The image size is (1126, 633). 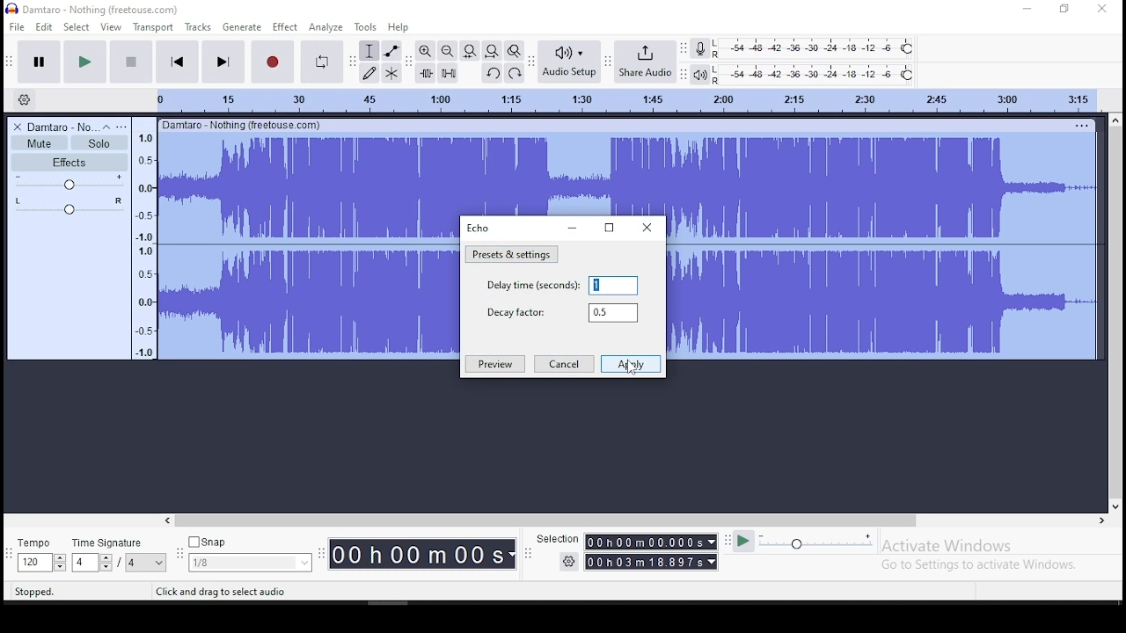 I want to click on vertical scrollbar, so click(x=1116, y=313).